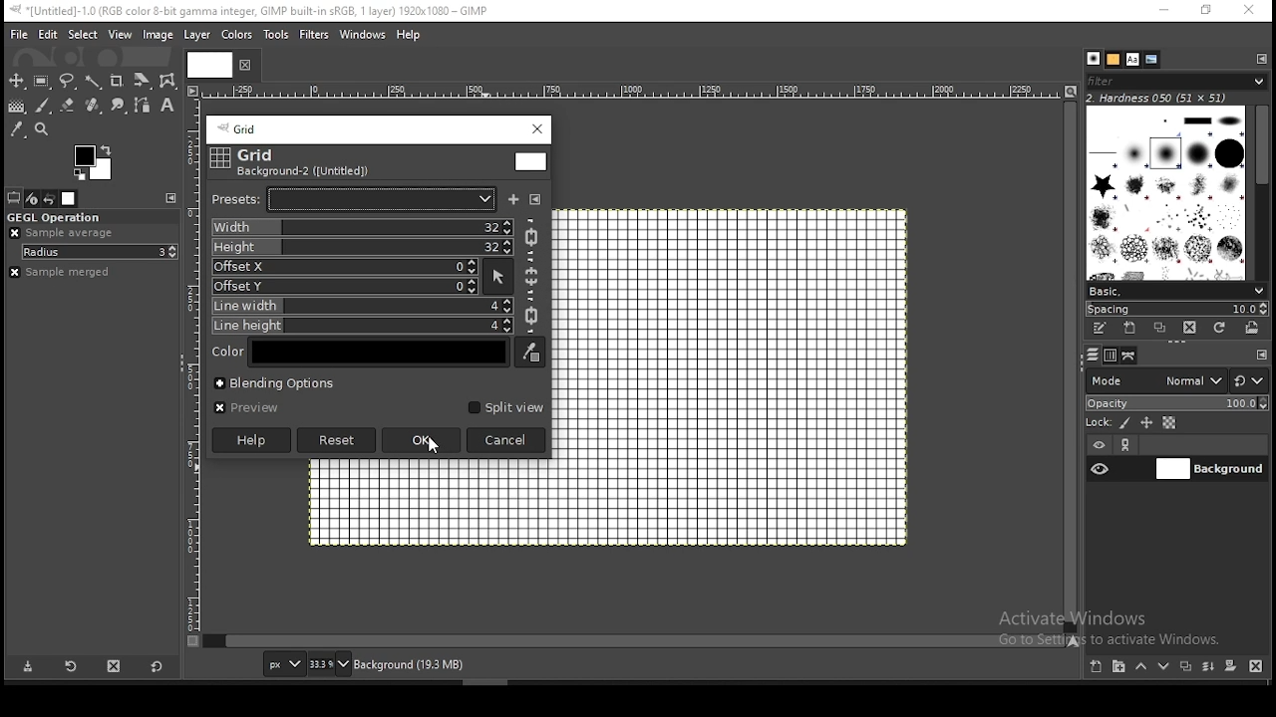  I want to click on constraint proportions, so click(531, 317).